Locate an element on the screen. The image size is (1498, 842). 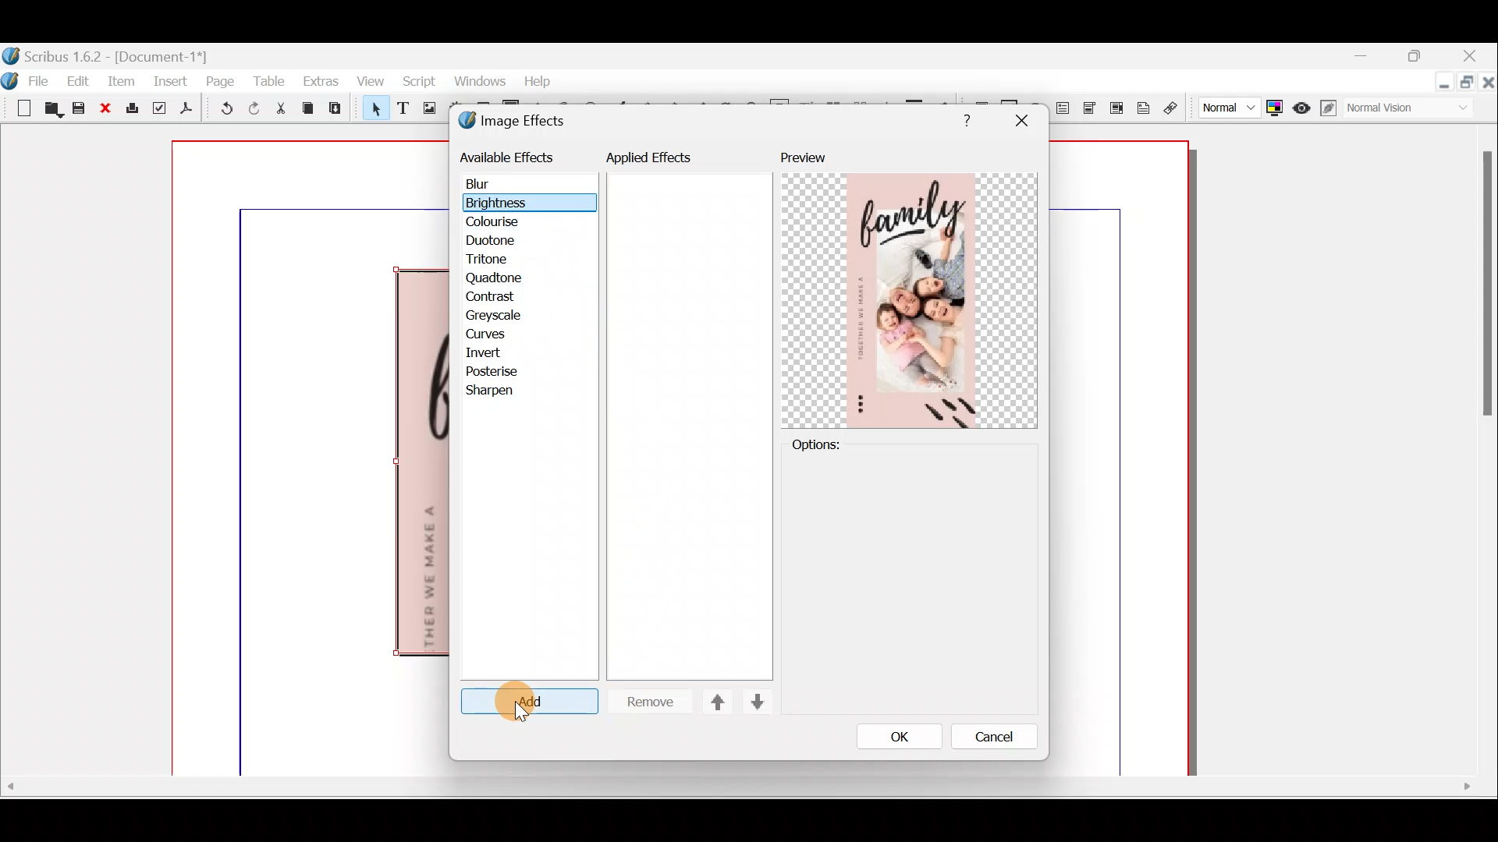
Options is located at coordinates (842, 445).